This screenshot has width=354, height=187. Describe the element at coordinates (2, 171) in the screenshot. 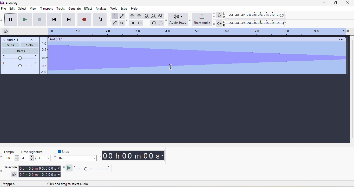

I see `audacity selection toolbar` at that location.